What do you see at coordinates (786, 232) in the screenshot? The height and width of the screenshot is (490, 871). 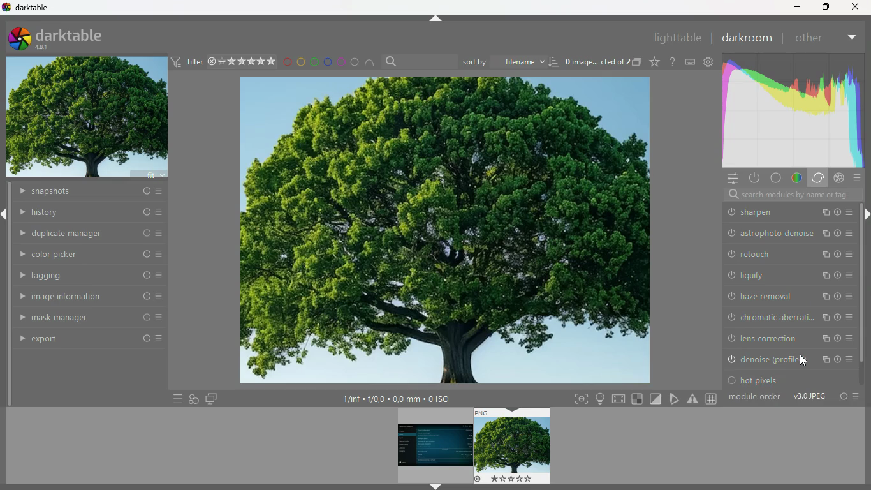 I see `detail` at bounding box center [786, 232].